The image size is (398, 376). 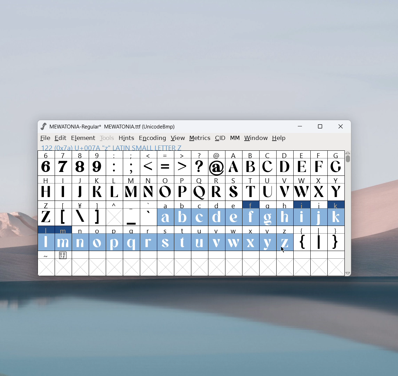 What do you see at coordinates (284, 163) in the screenshot?
I see `D` at bounding box center [284, 163].